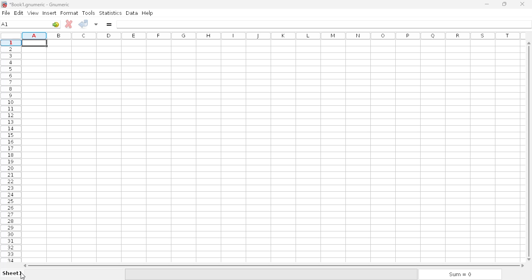  I want to click on columns, so click(274, 35).